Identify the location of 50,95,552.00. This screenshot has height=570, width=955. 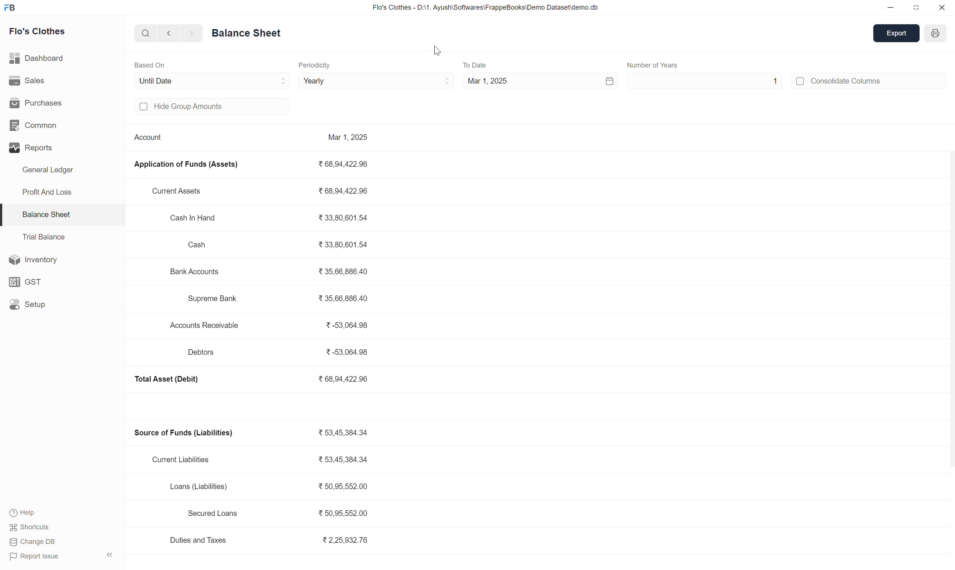
(346, 486).